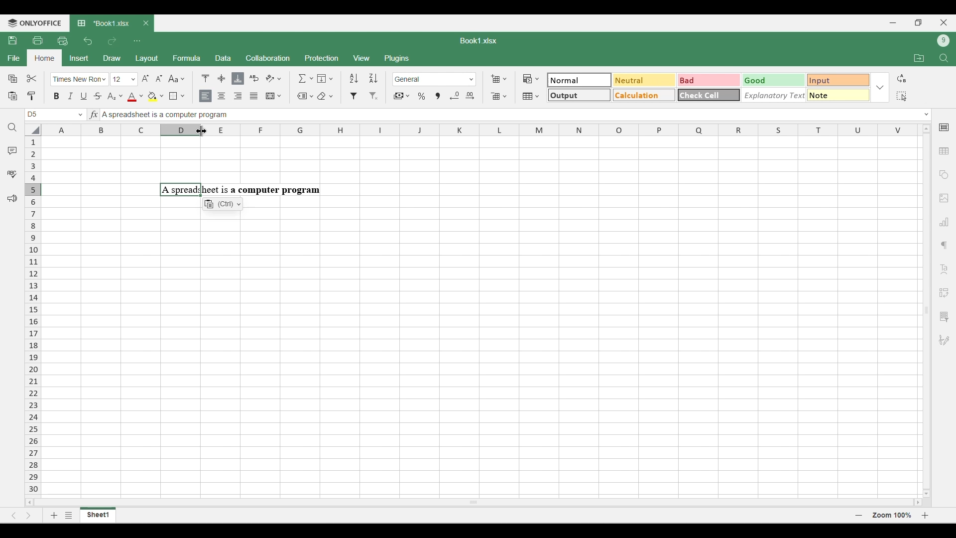 This screenshot has height=538, width=956. I want to click on Orientation options, so click(274, 78).